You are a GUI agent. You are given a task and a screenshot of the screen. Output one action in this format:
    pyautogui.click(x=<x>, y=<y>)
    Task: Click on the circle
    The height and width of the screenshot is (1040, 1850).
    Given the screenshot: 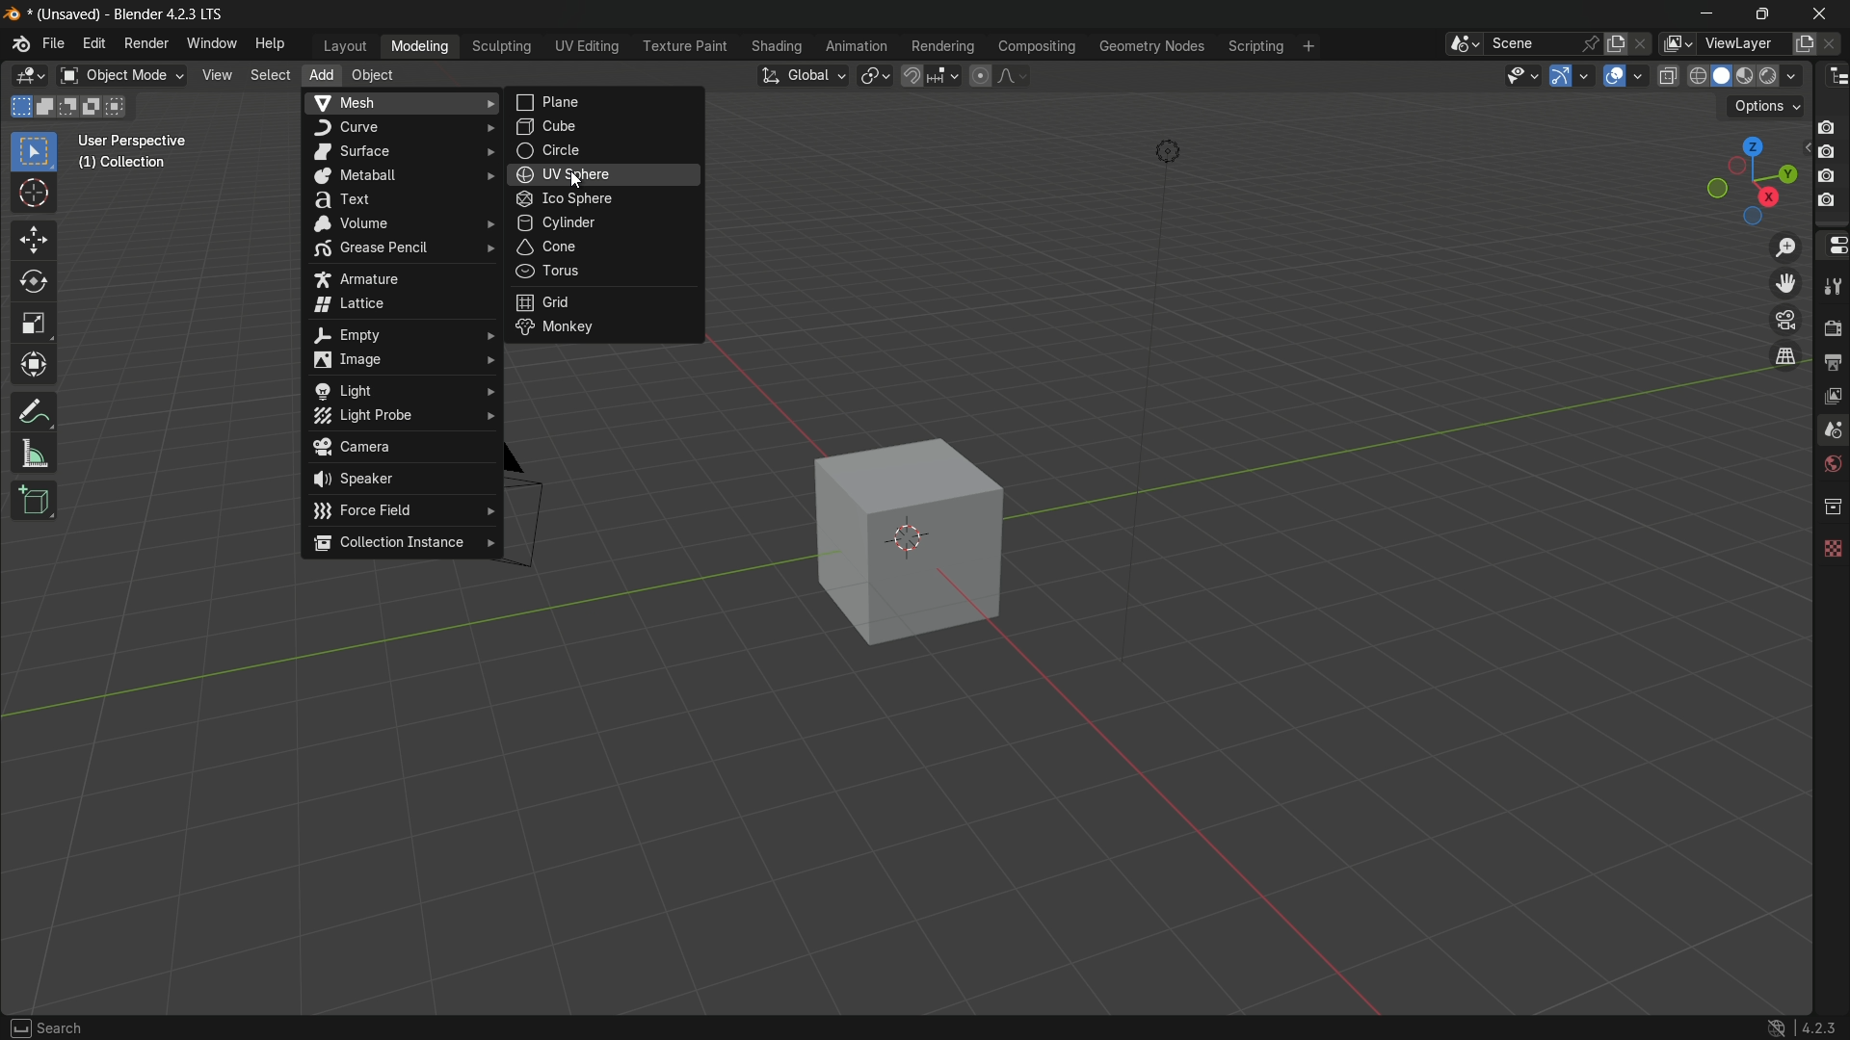 What is the action you would take?
    pyautogui.click(x=606, y=154)
    